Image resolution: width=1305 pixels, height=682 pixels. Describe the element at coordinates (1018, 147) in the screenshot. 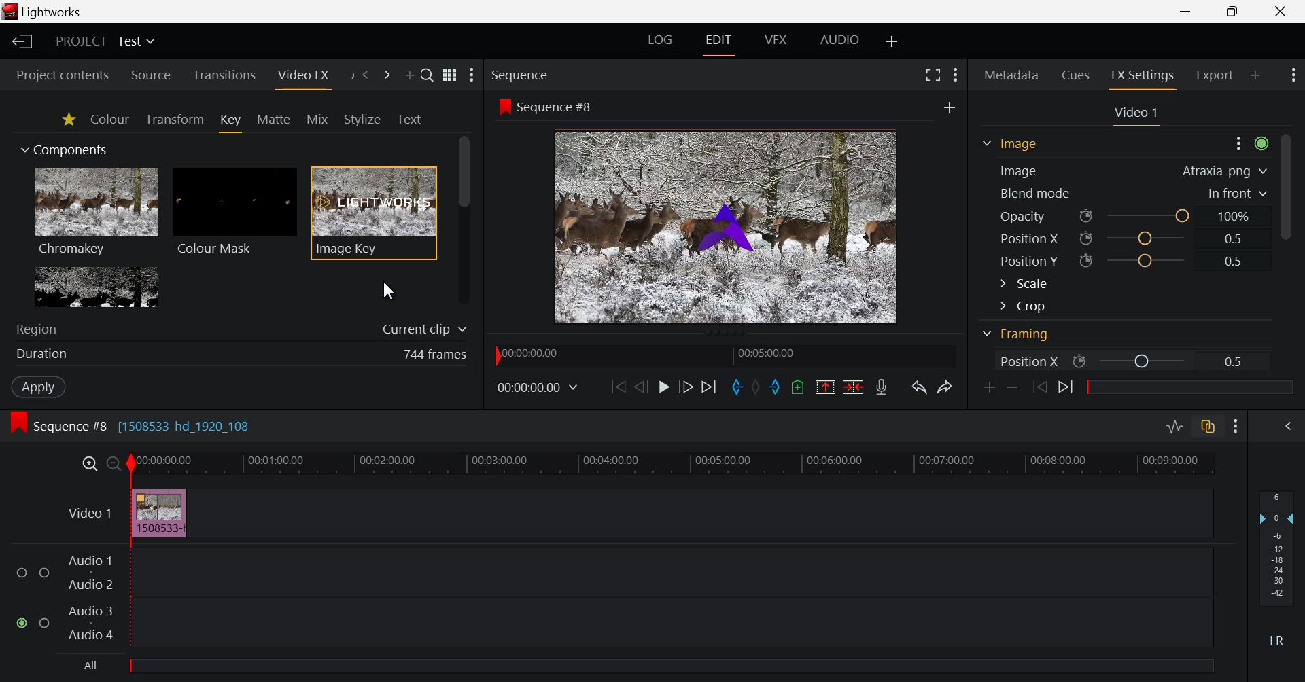

I see `Framing Section` at that location.